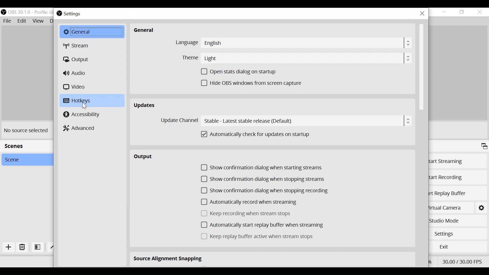 This screenshot has width=489, height=275. Describe the element at coordinates (479, 12) in the screenshot. I see `Close` at that location.